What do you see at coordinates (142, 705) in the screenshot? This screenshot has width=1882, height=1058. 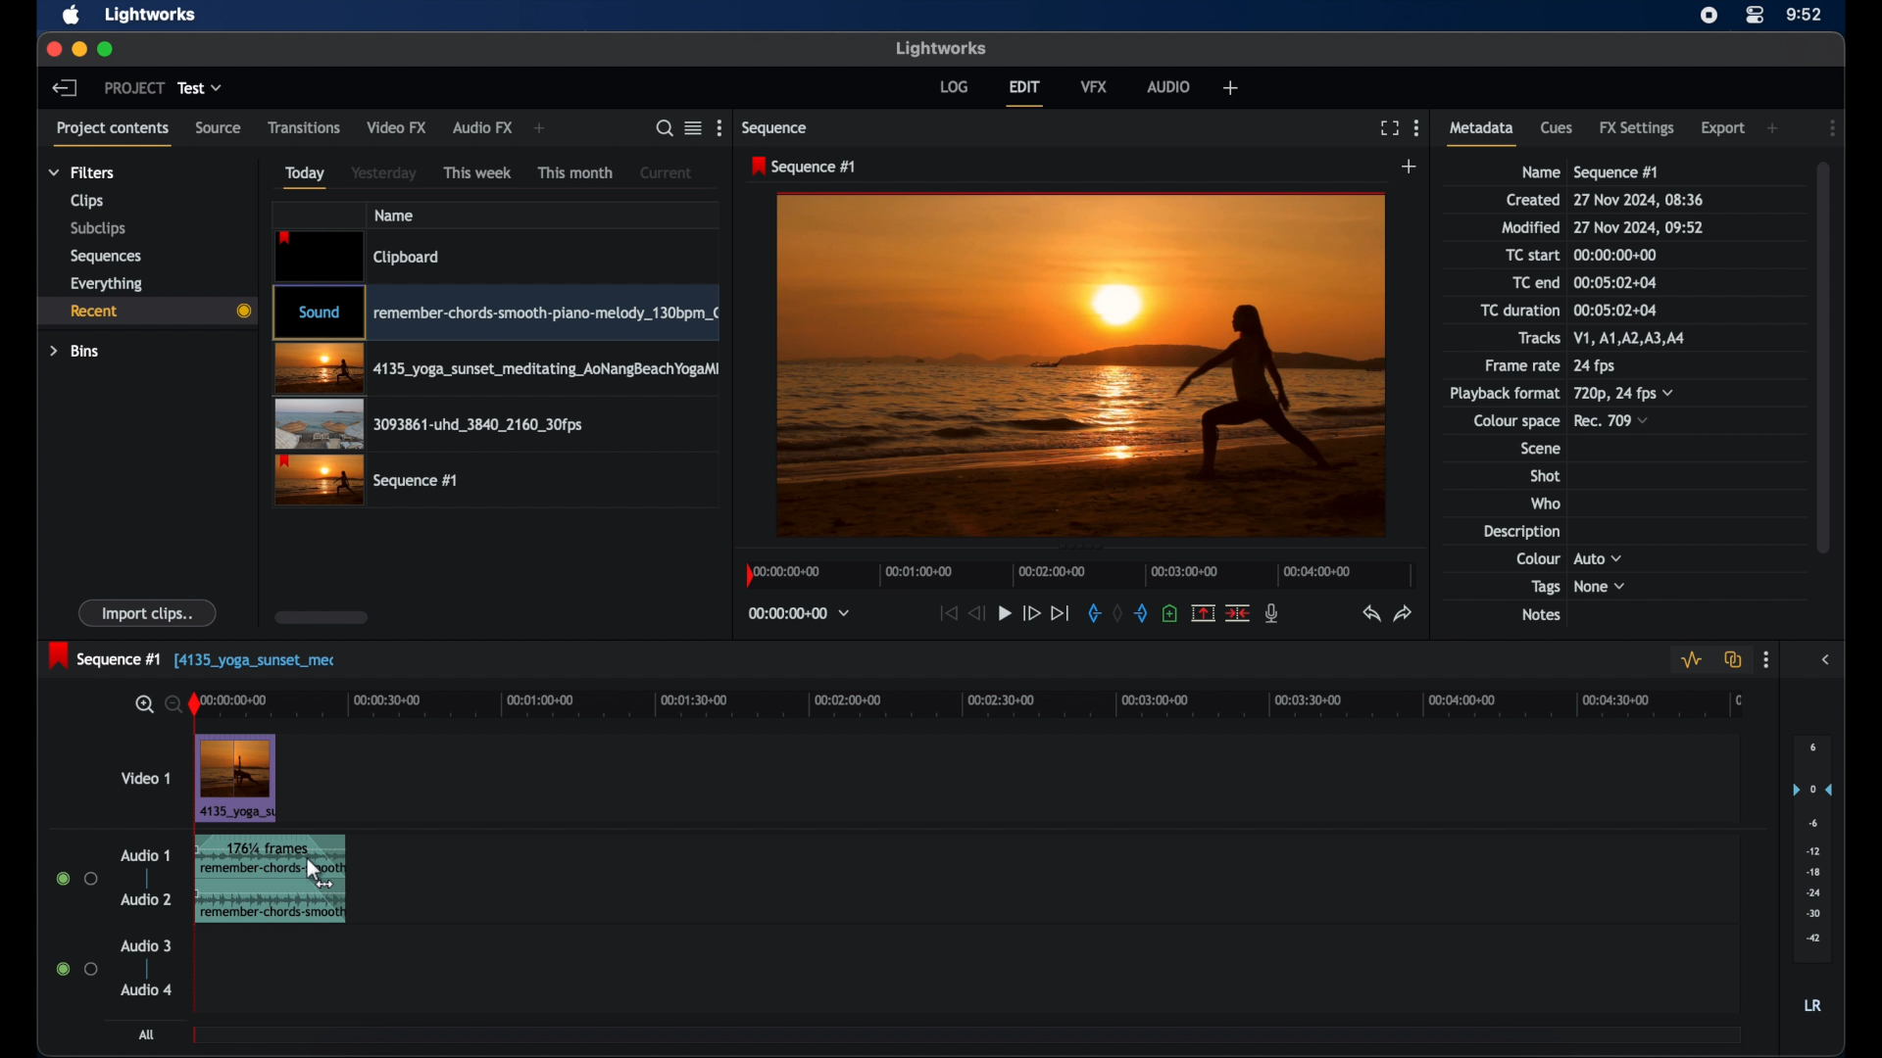 I see `zoom in` at bounding box center [142, 705].